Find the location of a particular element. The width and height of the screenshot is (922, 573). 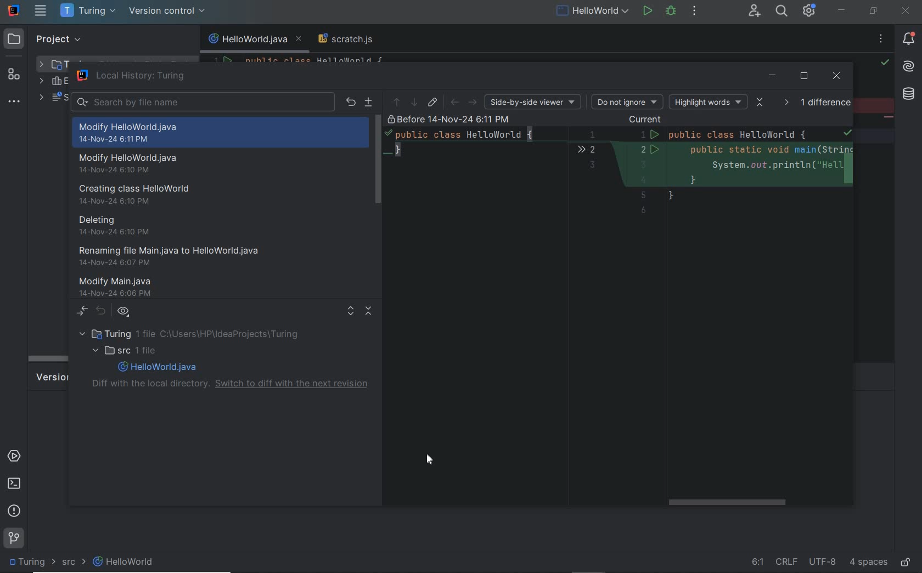

close is located at coordinates (837, 75).